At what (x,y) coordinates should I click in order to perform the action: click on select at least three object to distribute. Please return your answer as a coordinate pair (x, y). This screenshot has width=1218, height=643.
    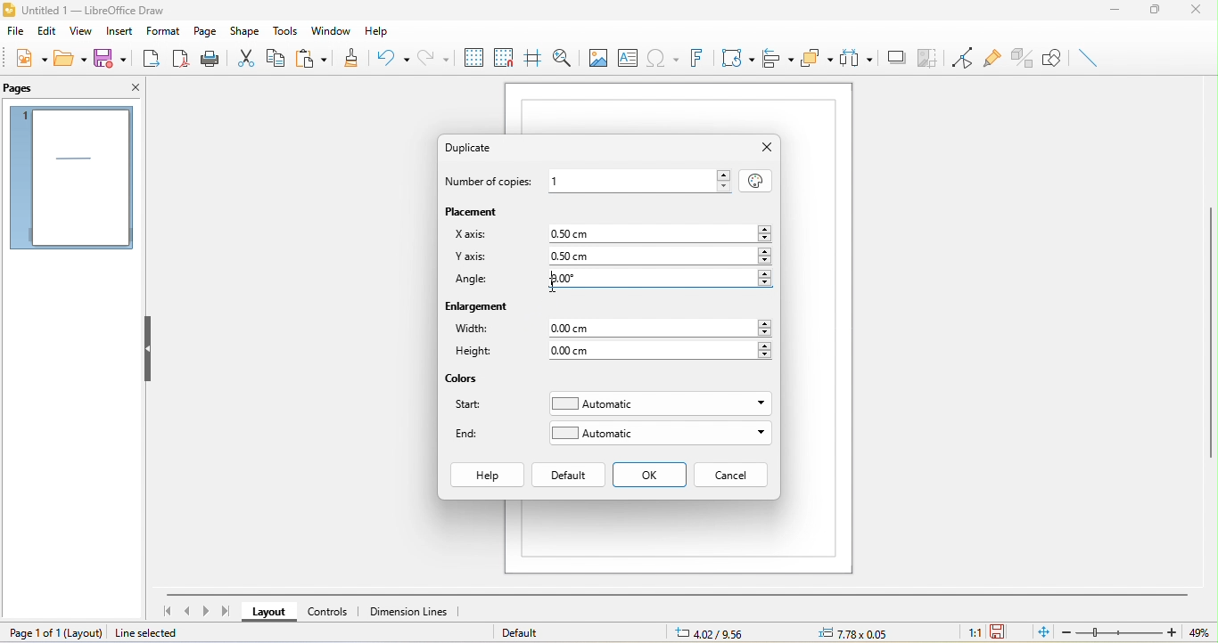
    Looking at the image, I should click on (858, 61).